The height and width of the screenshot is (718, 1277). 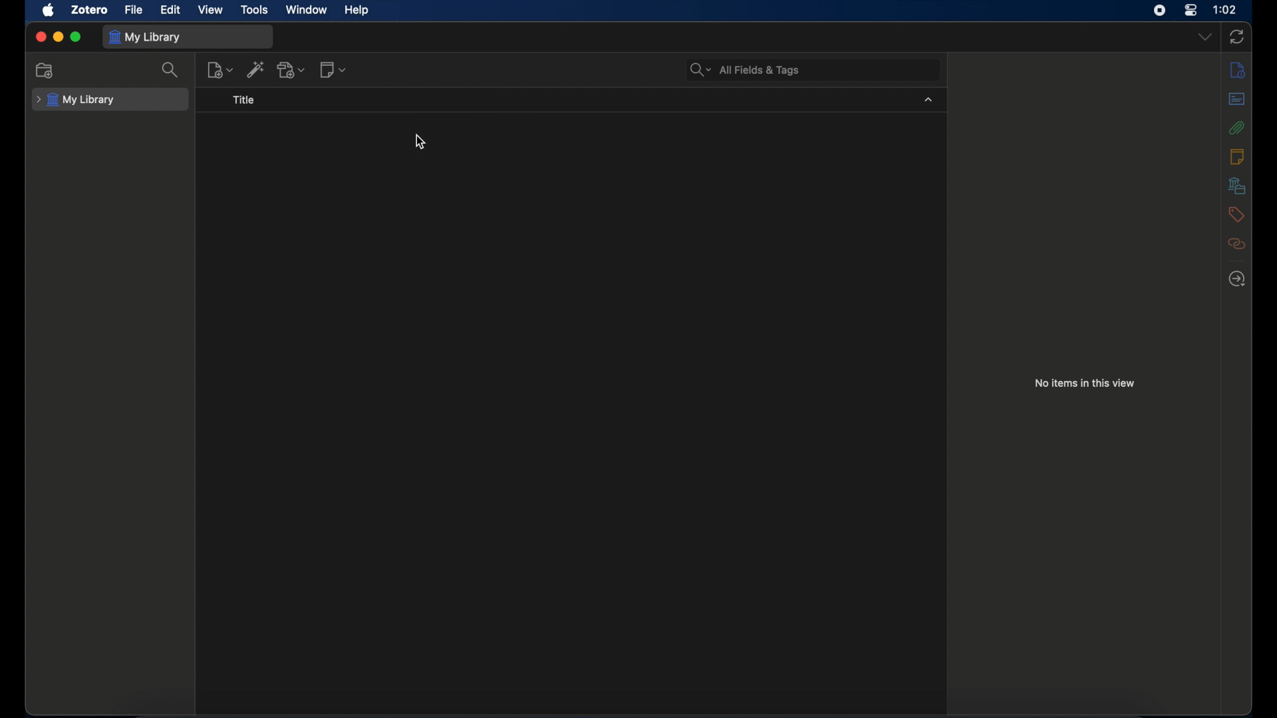 I want to click on my library, so click(x=75, y=100).